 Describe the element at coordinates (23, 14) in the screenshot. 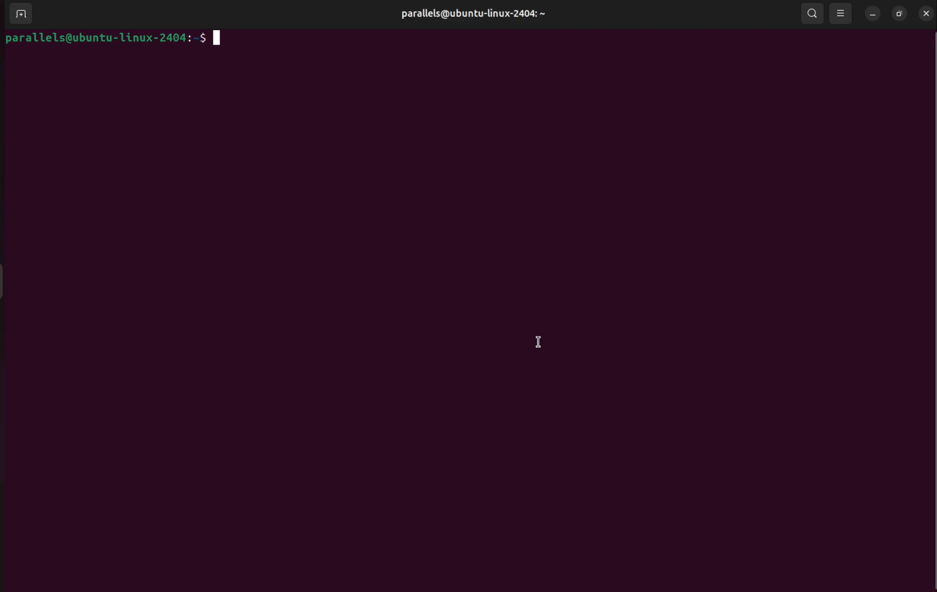

I see `add terminal` at that location.